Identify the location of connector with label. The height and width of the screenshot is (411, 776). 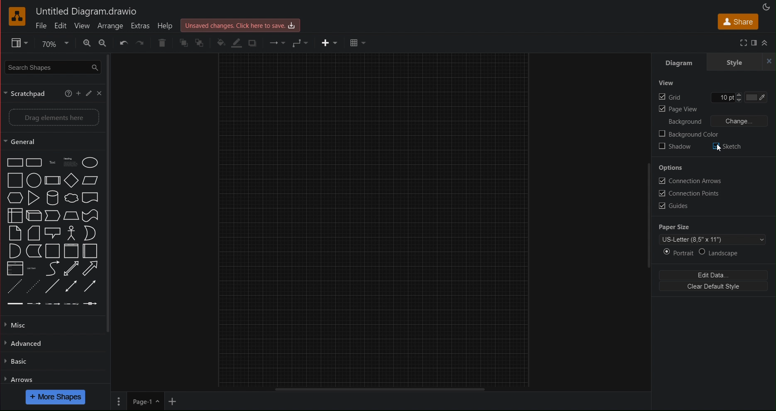
(33, 305).